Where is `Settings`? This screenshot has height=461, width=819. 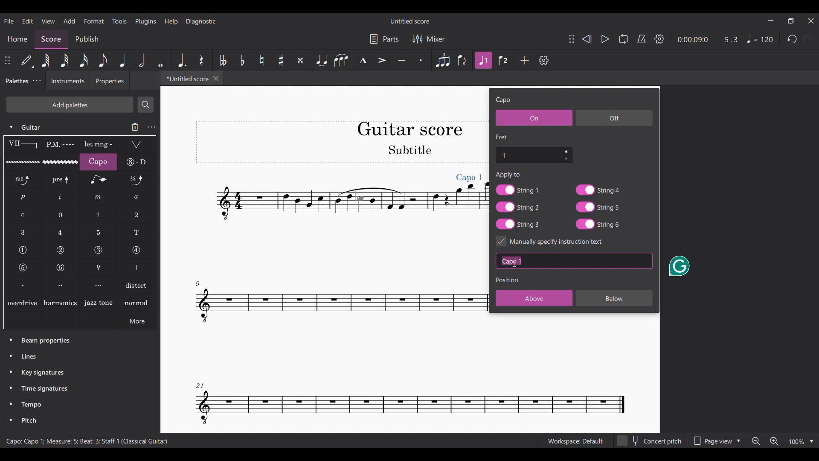 Settings is located at coordinates (544, 60).